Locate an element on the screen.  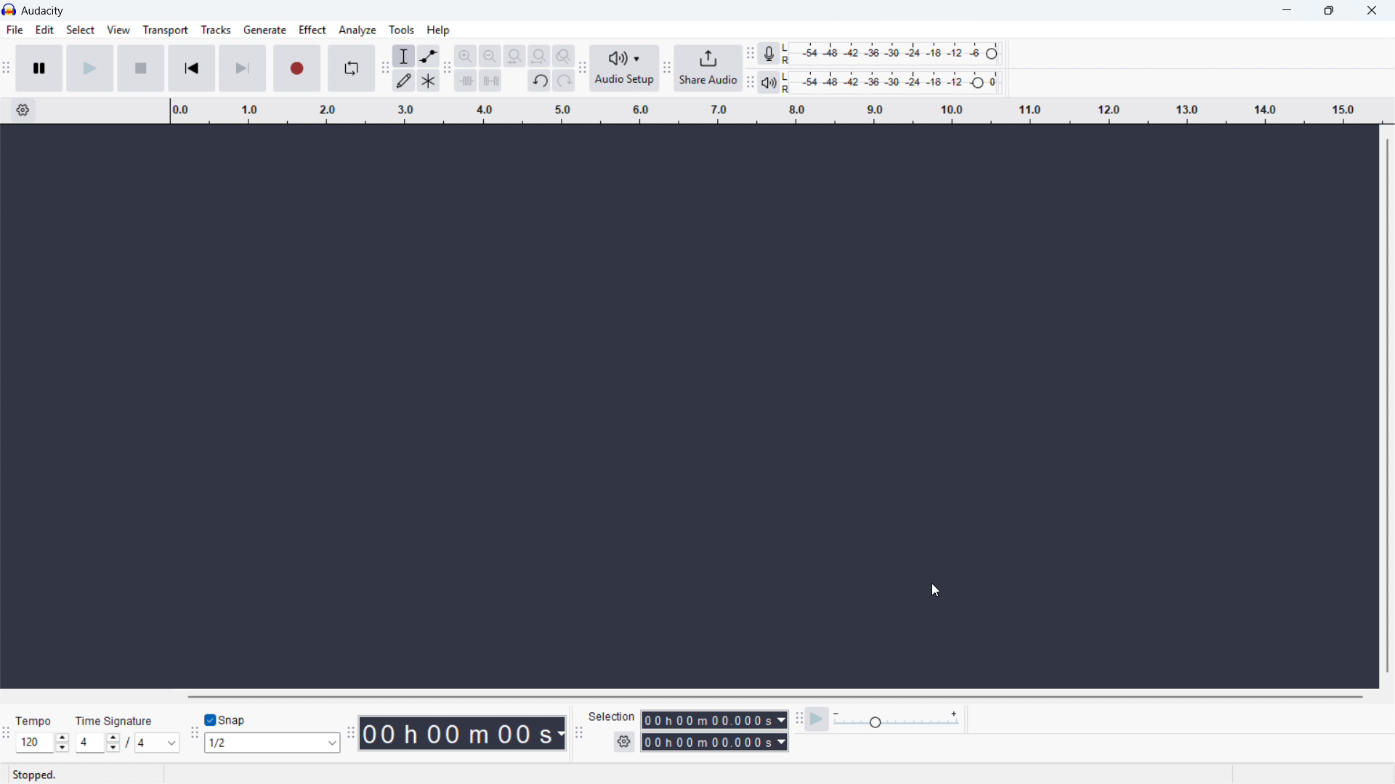
enable loop is located at coordinates (351, 69).